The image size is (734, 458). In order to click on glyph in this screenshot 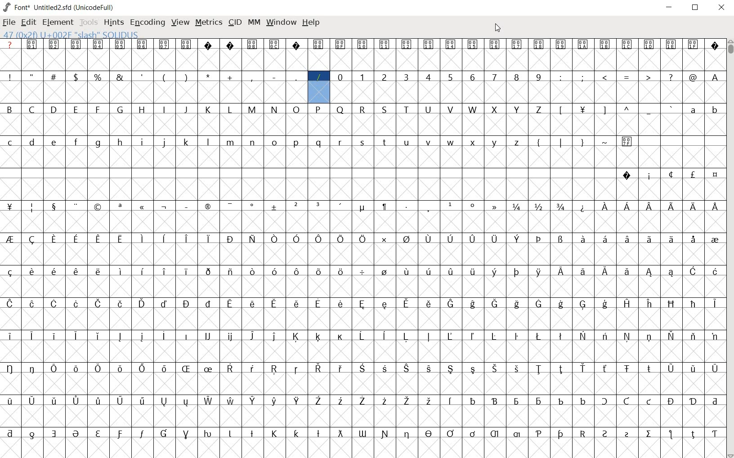, I will do `click(627, 44)`.